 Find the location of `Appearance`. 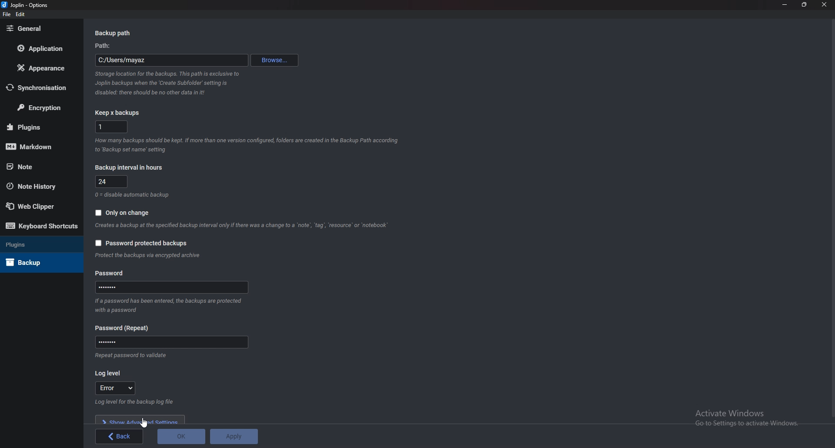

Appearance is located at coordinates (39, 69).